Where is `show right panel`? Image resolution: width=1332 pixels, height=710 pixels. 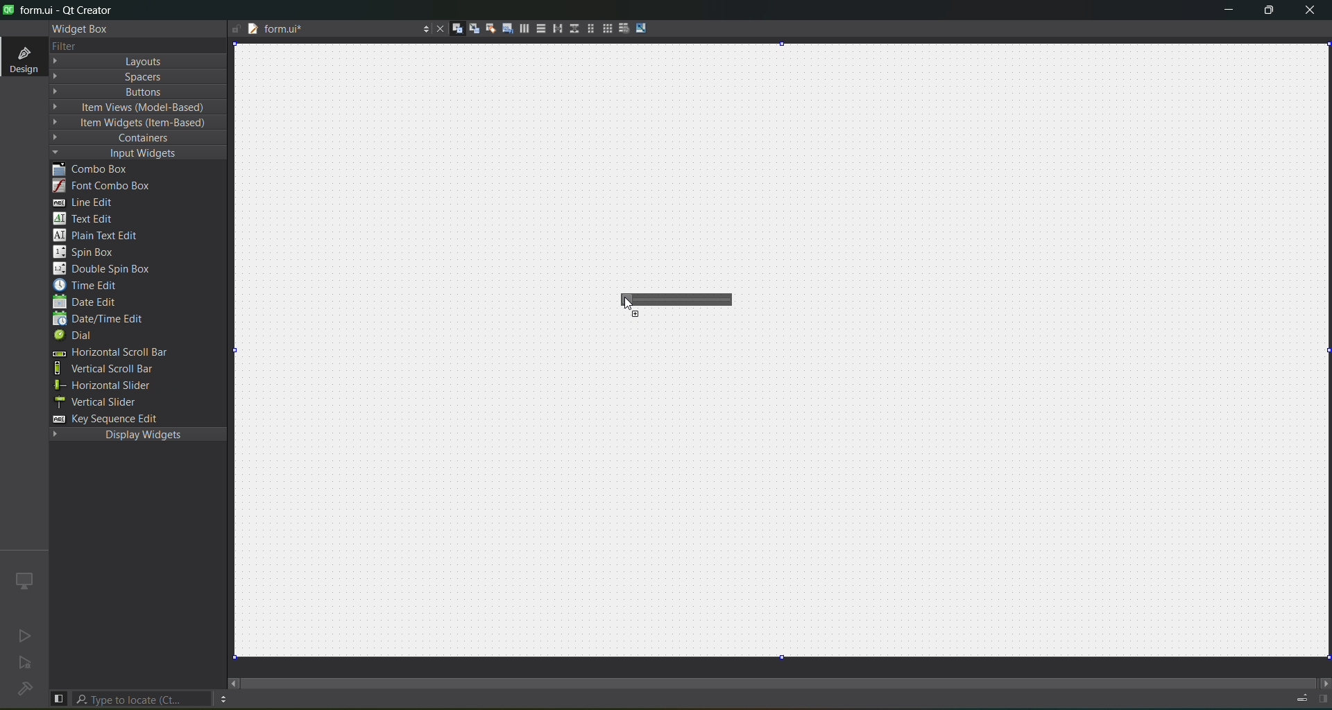 show right panel is located at coordinates (1324, 696).